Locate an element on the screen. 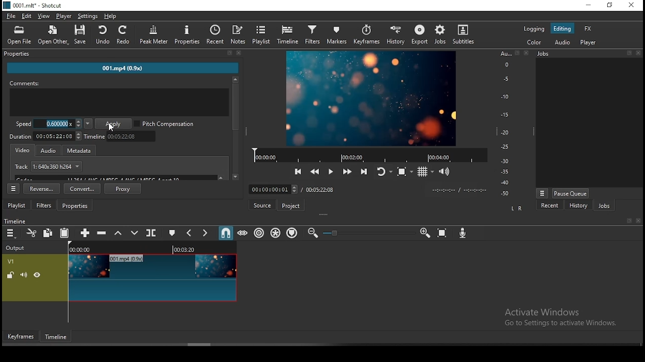  toggle zoom is located at coordinates (403, 172).